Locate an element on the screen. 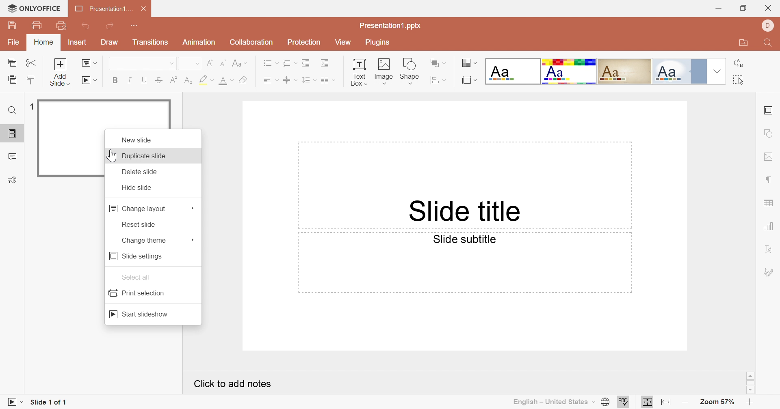 This screenshot has height=409, width=780. Classic is located at coordinates (626, 71).